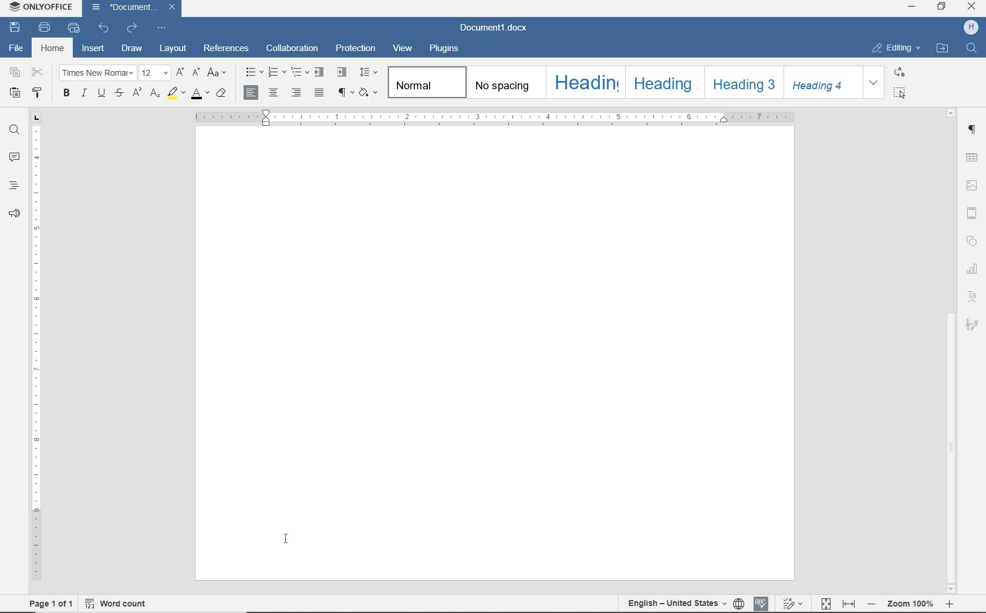 The height and width of the screenshot is (613, 986). Describe the element at coordinates (369, 93) in the screenshot. I see `SHADING` at that location.